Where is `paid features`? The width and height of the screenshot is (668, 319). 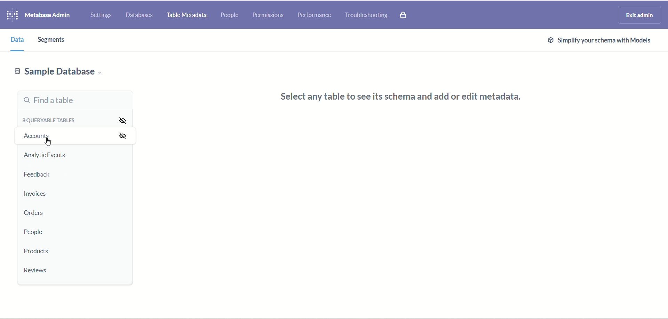 paid features is located at coordinates (406, 17).